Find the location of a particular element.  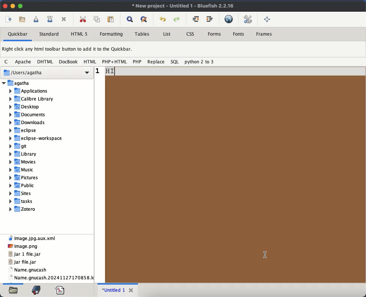

undo is located at coordinates (163, 19).